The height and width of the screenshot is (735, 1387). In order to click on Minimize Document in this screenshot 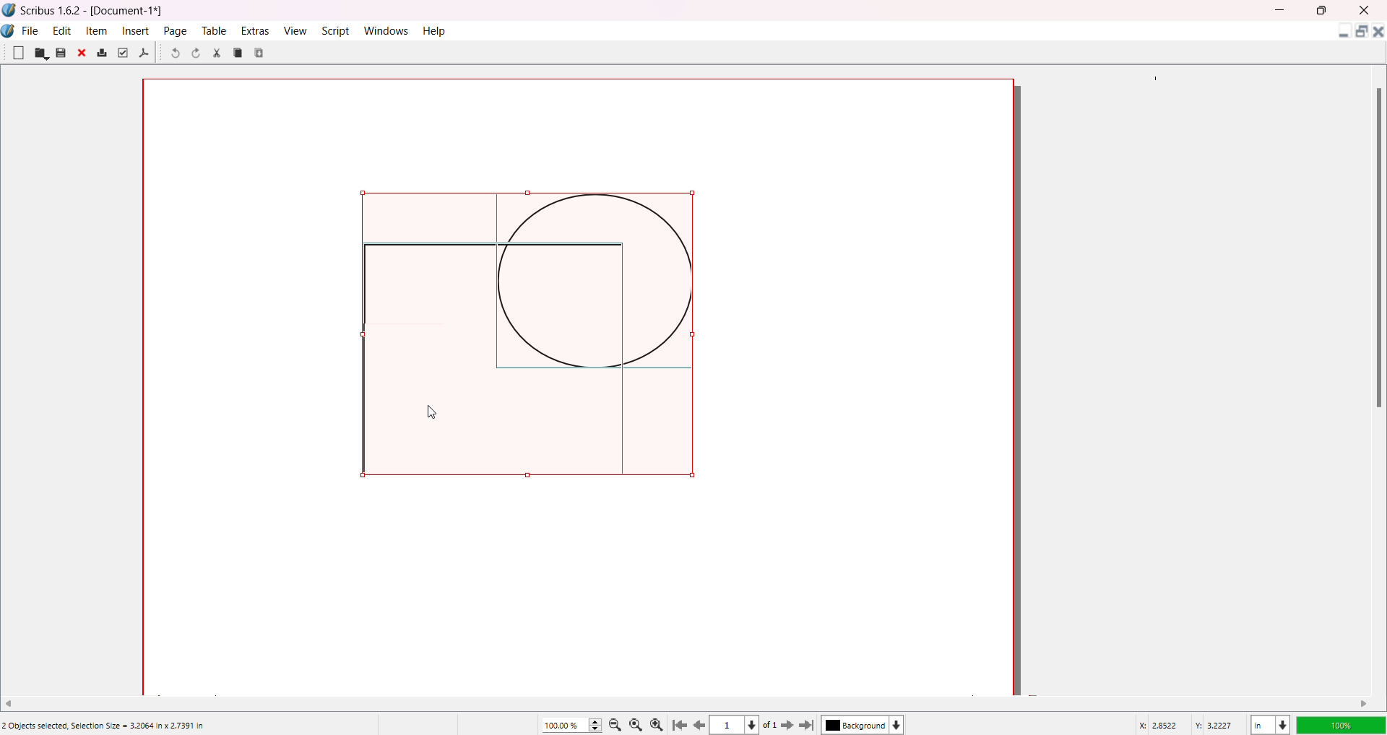, I will do `click(1340, 34)`.